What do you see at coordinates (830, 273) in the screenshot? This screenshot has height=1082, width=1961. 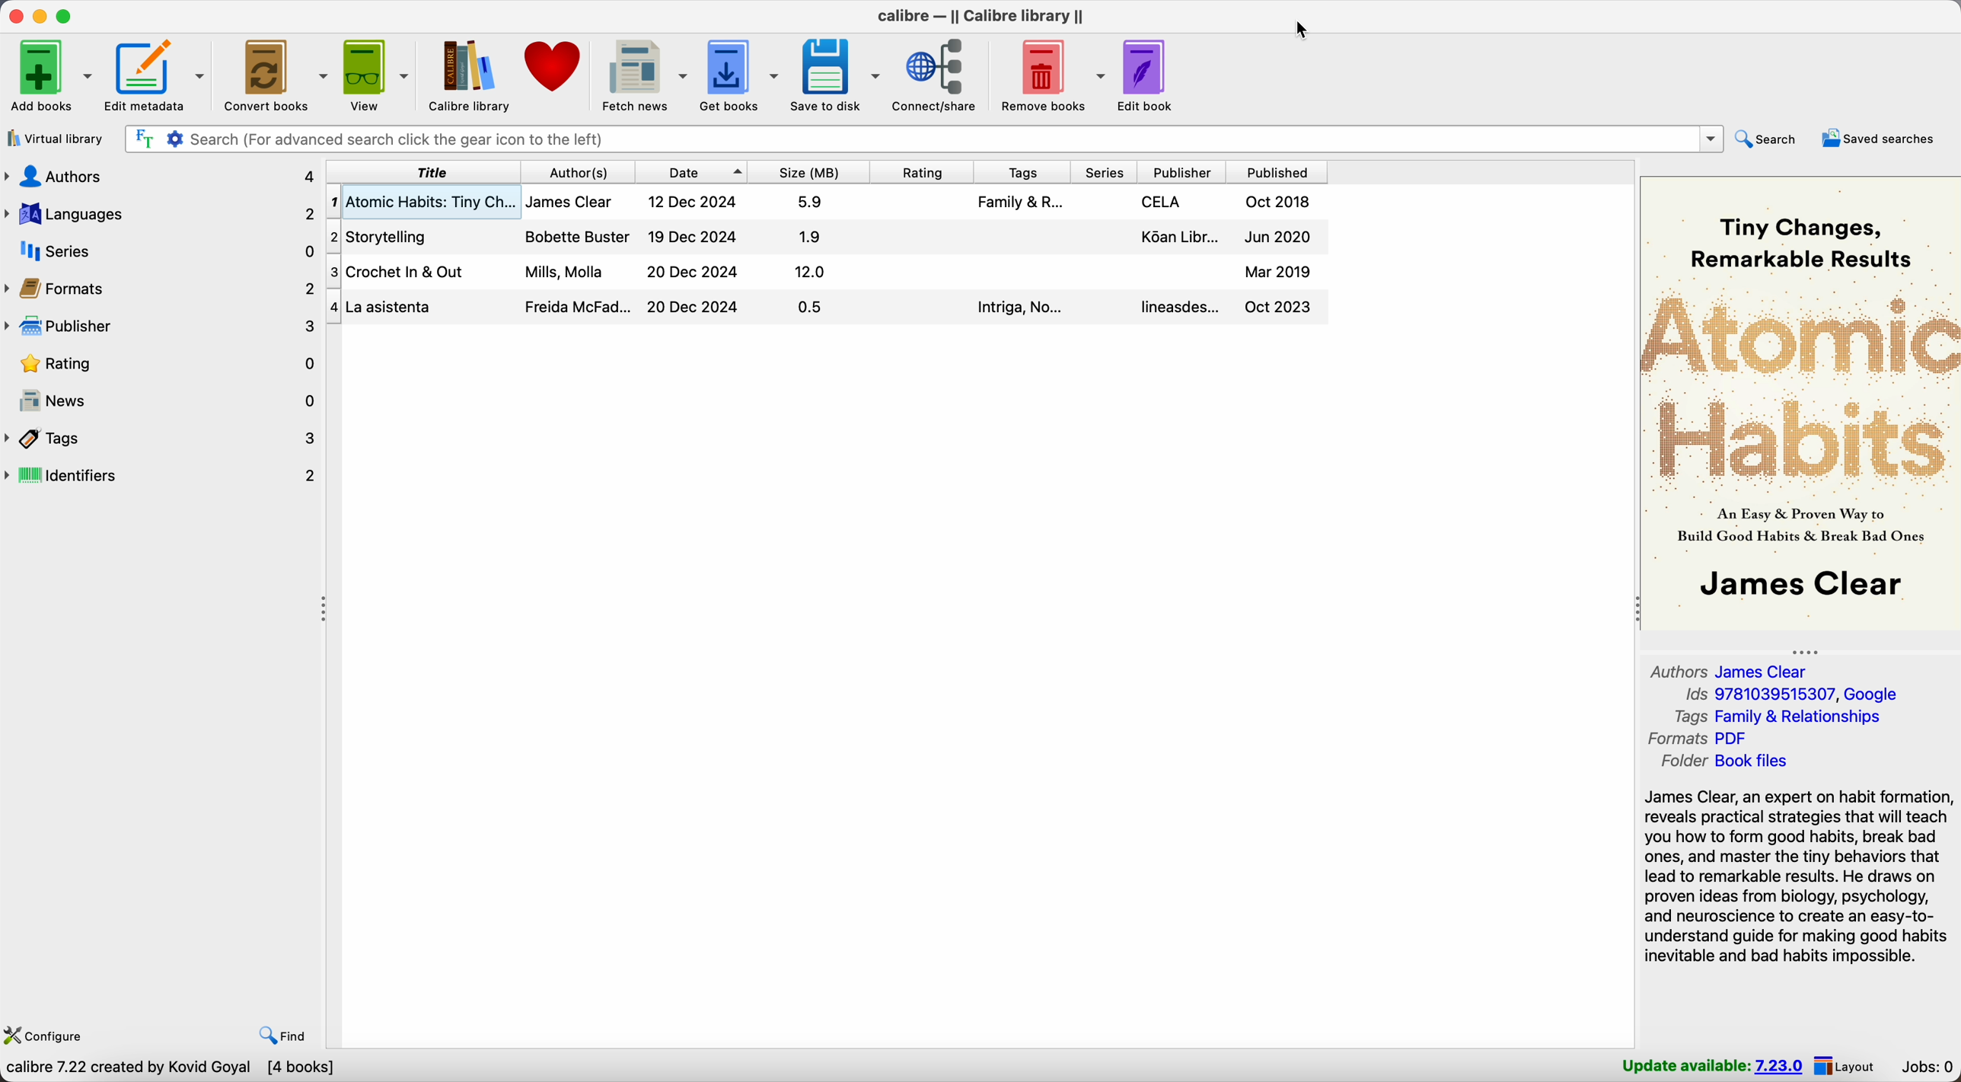 I see `Crochet In & Out book` at bounding box center [830, 273].